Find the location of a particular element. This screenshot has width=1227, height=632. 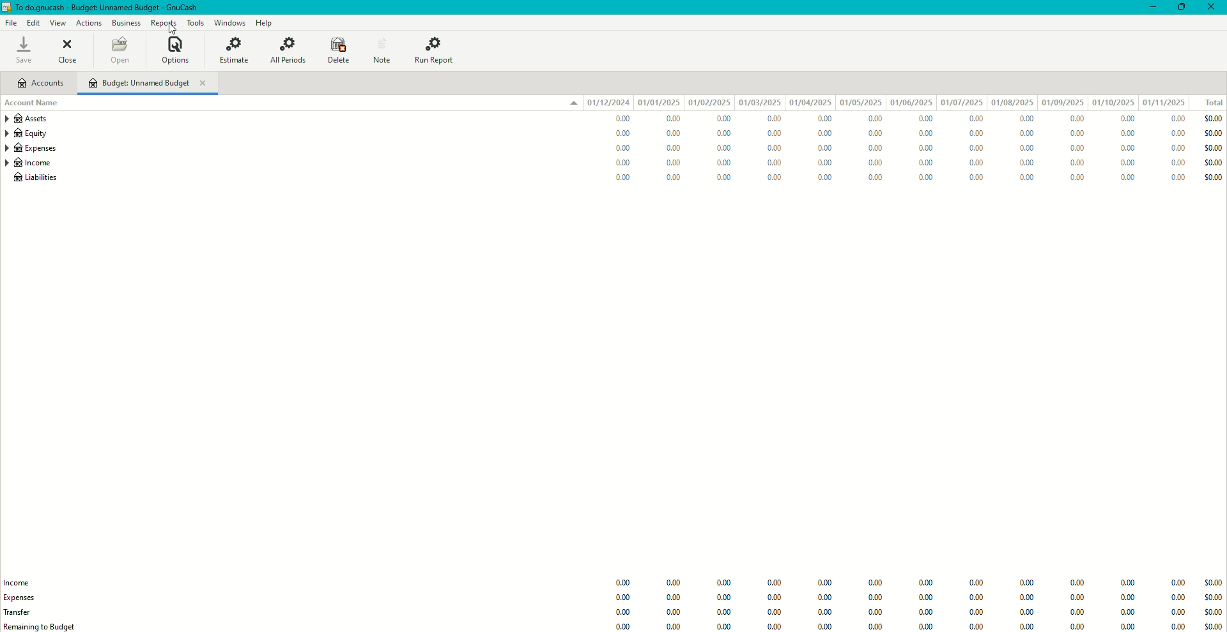

0.00 is located at coordinates (976, 598).